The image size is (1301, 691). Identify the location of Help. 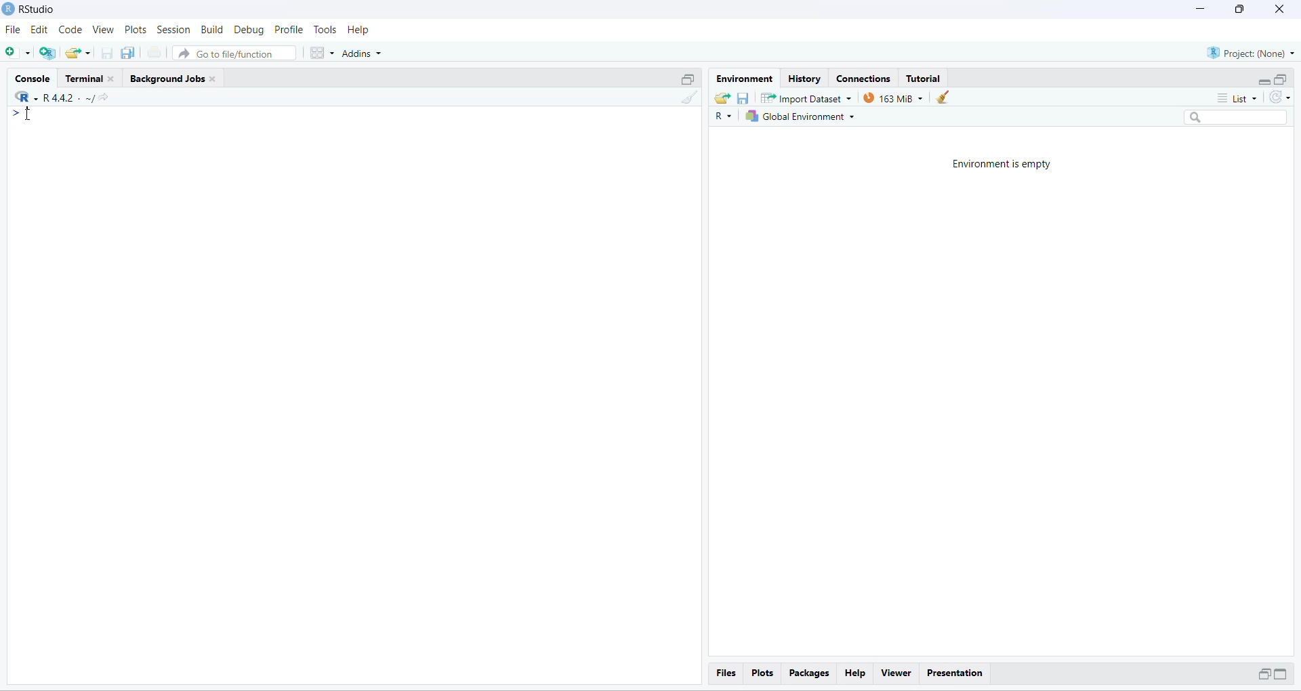
(854, 673).